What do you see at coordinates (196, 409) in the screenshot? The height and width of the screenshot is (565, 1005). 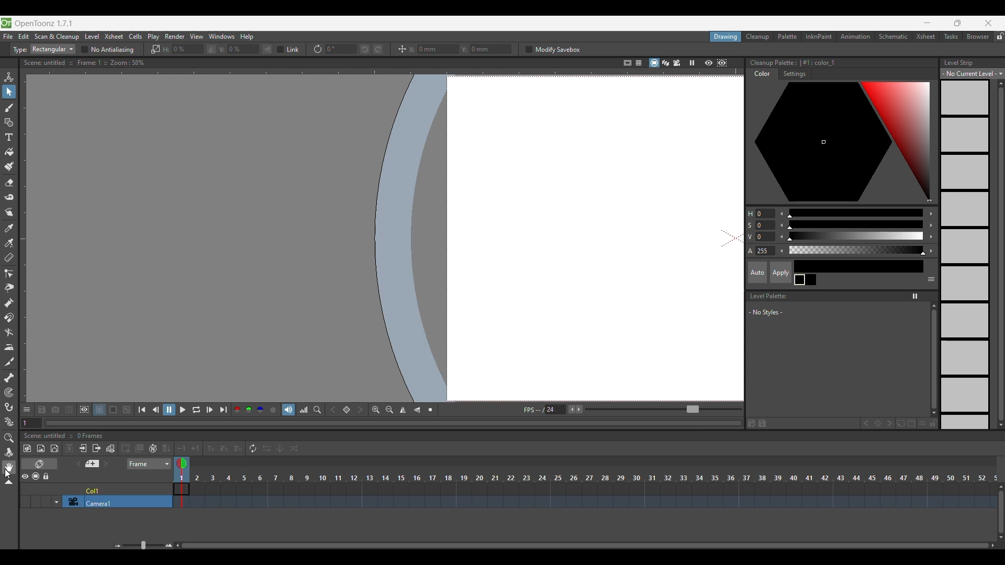 I see `Loop` at bounding box center [196, 409].